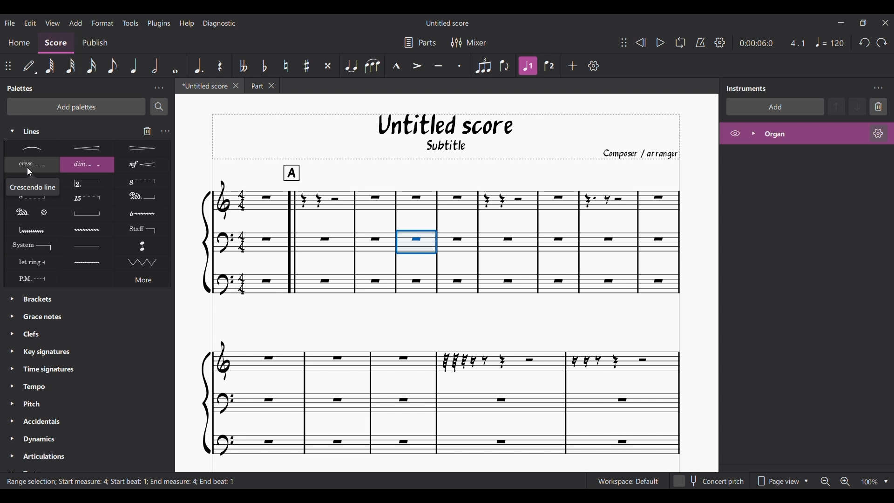 Image resolution: width=894 pixels, height=503 pixels. I want to click on Current zoom factor, so click(870, 482).